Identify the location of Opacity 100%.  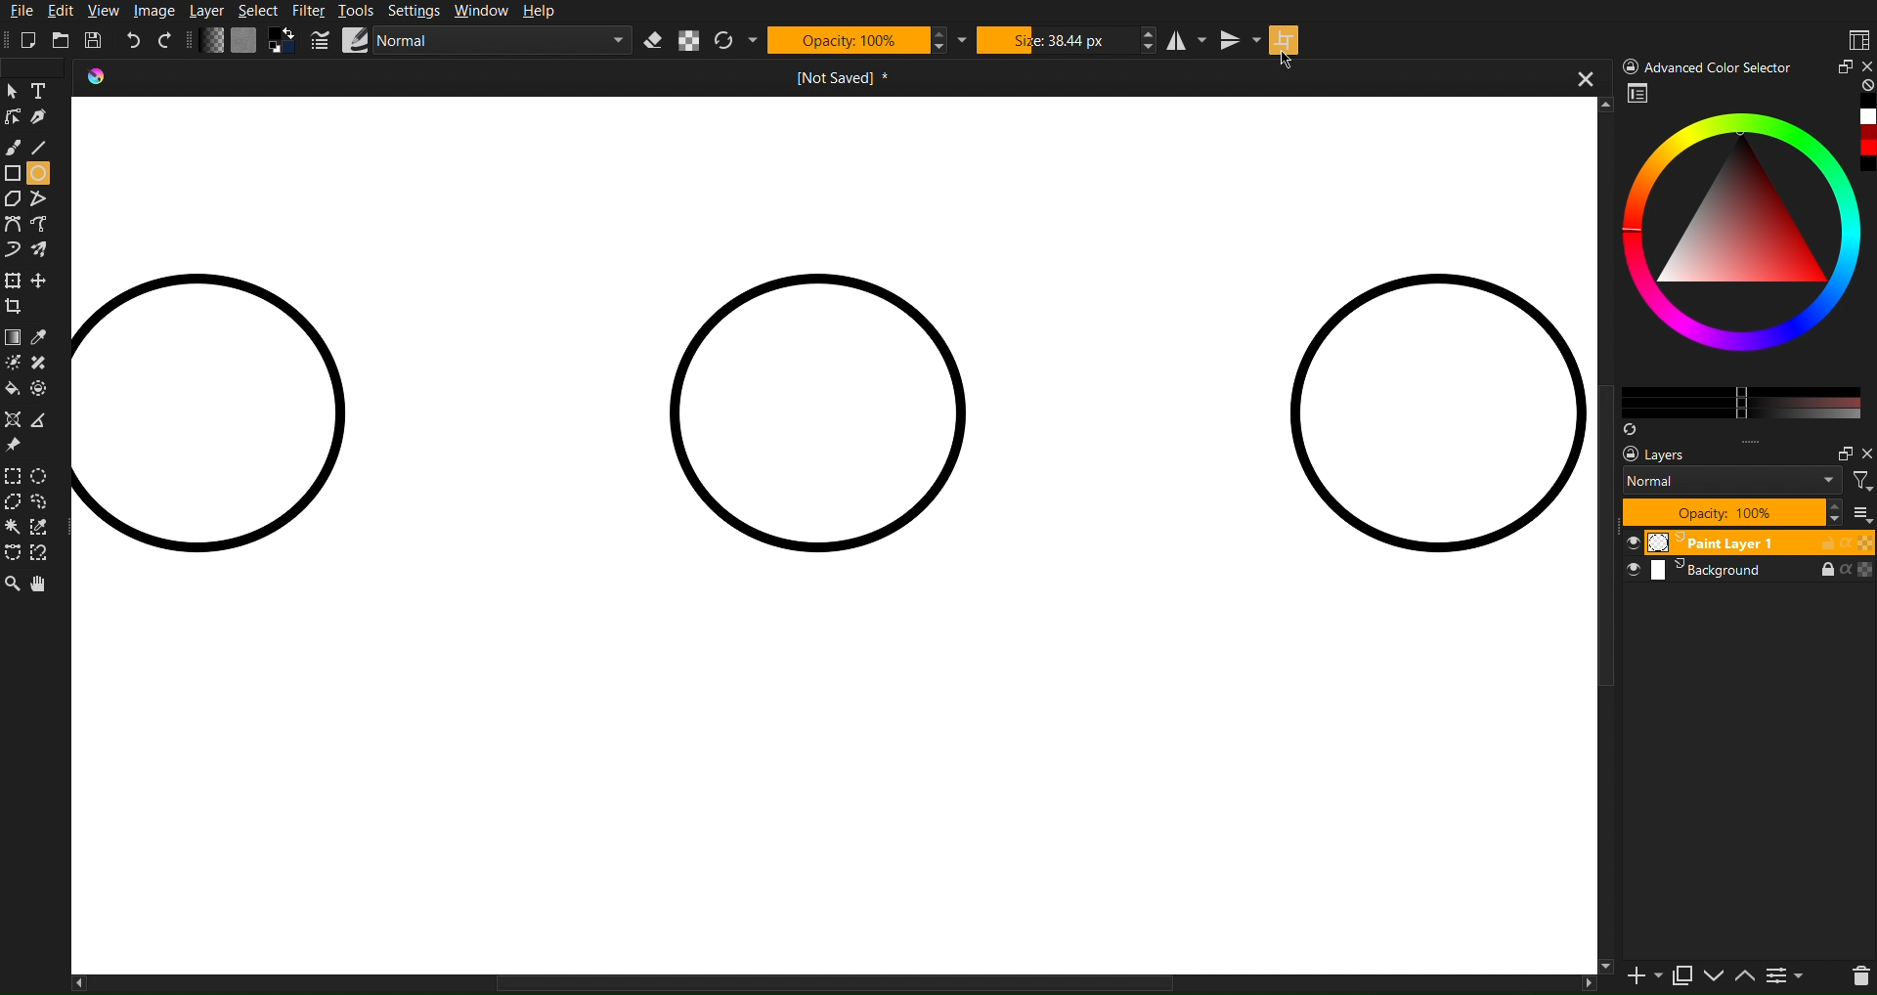
(1733, 511).